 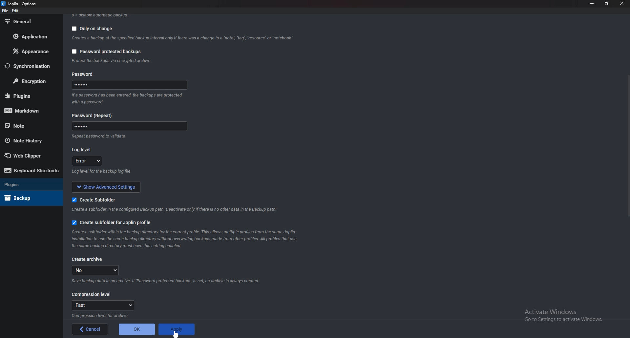 What do you see at coordinates (177, 334) in the screenshot?
I see `Cursor` at bounding box center [177, 334].